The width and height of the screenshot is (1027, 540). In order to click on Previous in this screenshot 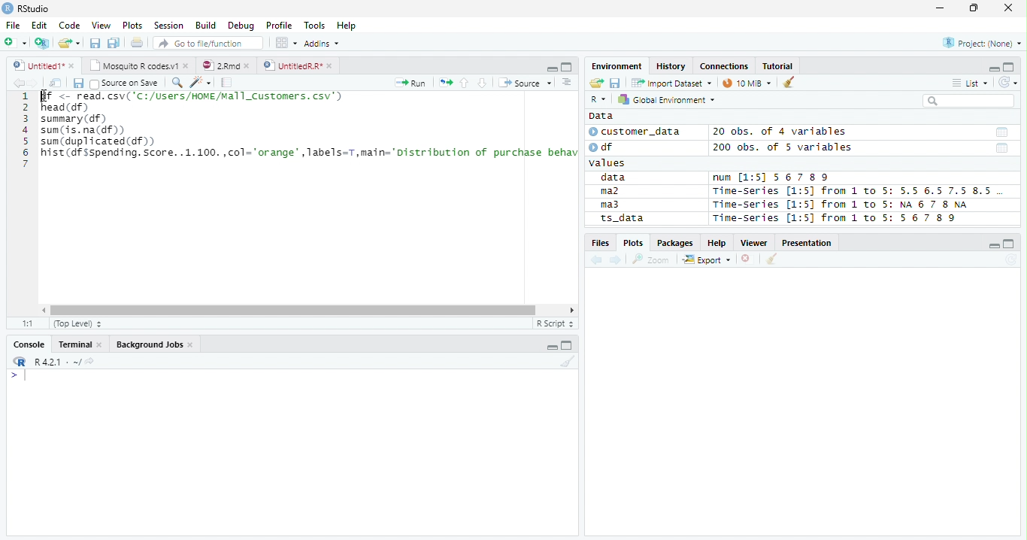, I will do `click(17, 83)`.